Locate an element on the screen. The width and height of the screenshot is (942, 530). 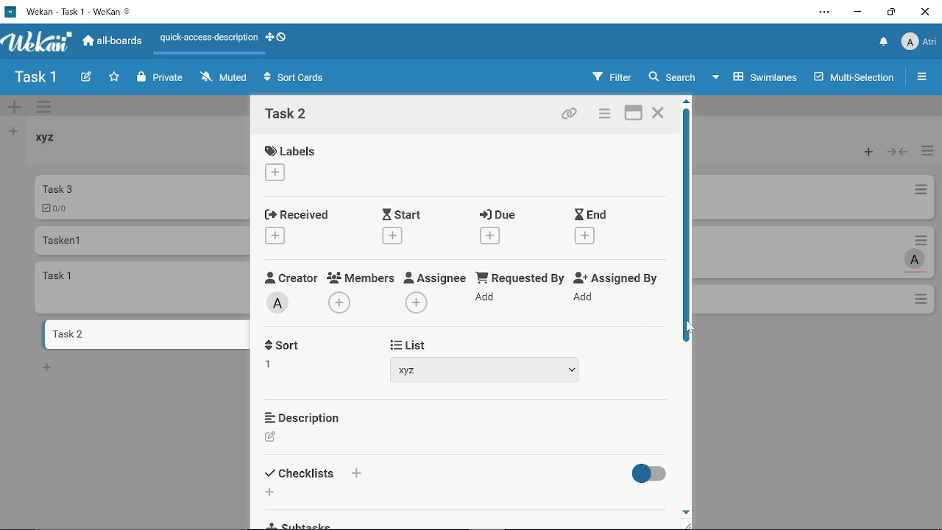
Add list is located at coordinates (484, 368).